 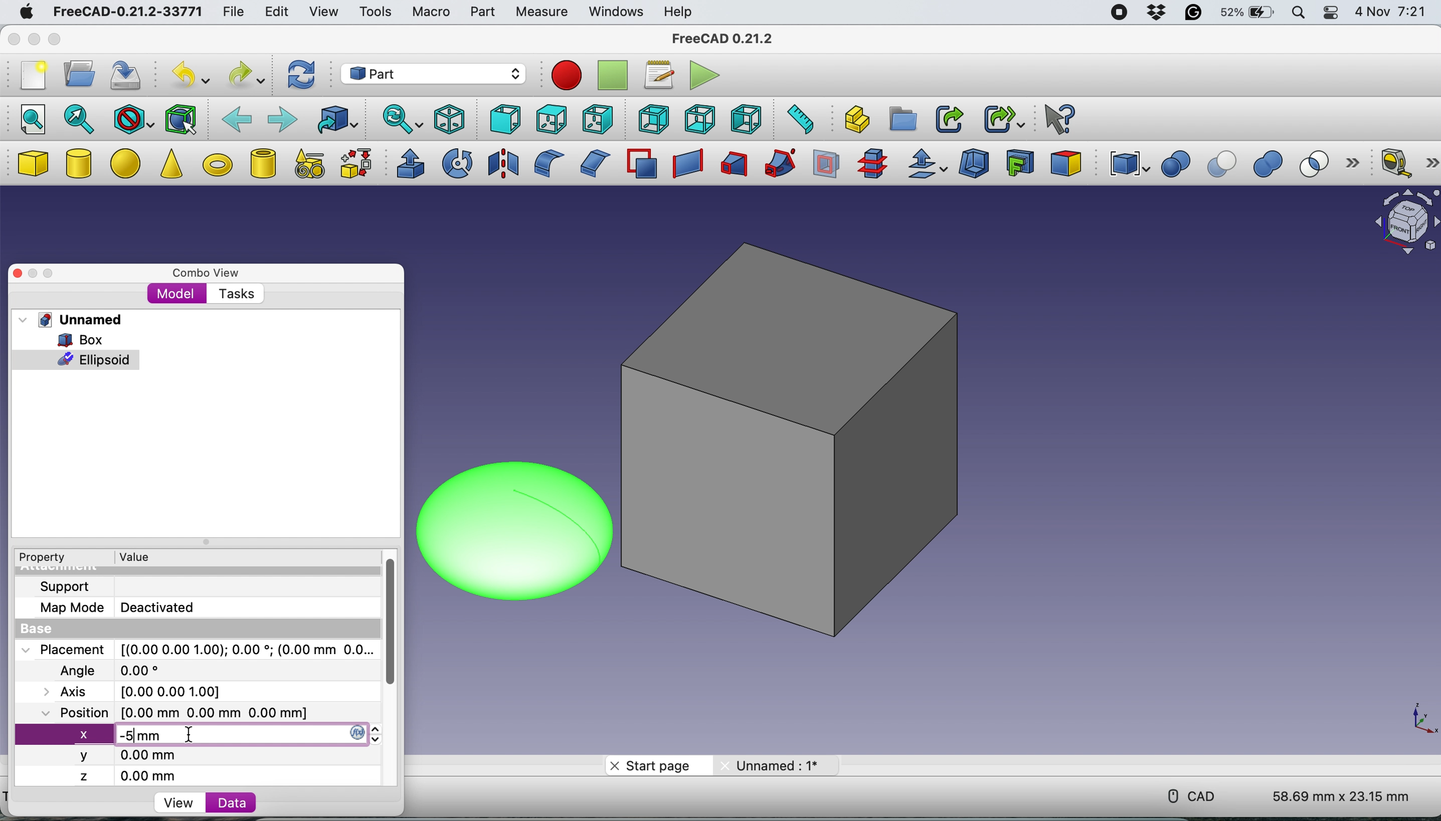 I want to click on rear, so click(x=651, y=119).